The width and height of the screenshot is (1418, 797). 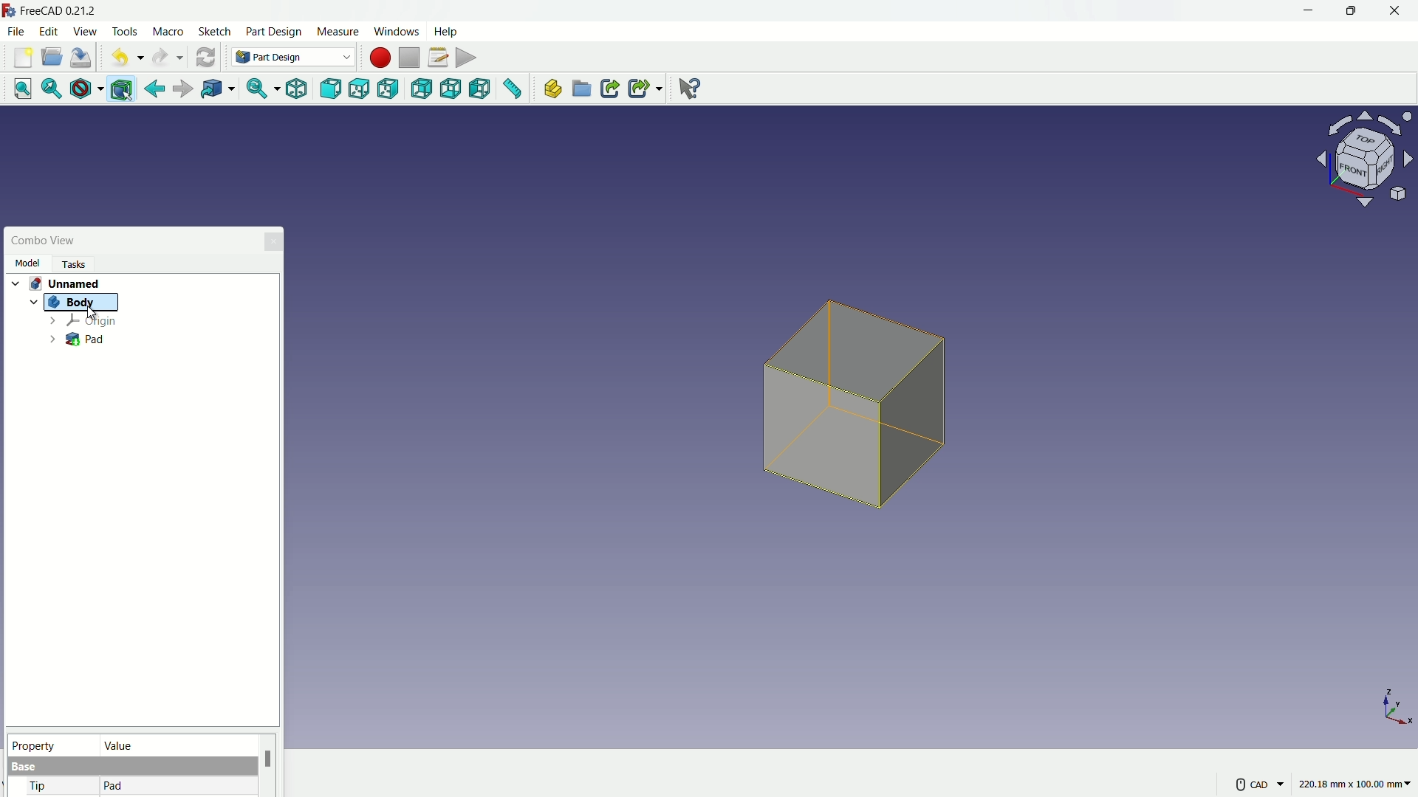 What do you see at coordinates (16, 30) in the screenshot?
I see `file` at bounding box center [16, 30].